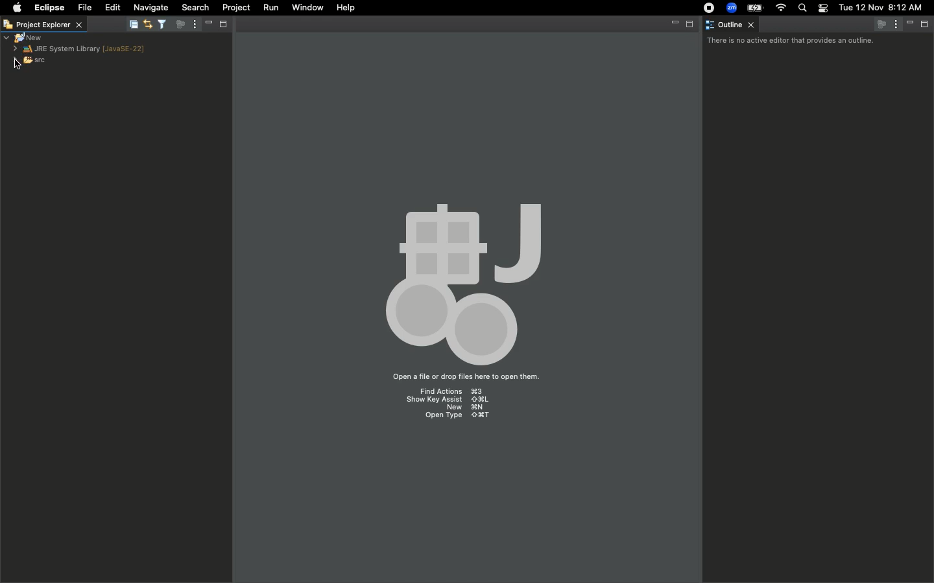 Image resolution: width=934 pixels, height=583 pixels. I want to click on Notification, so click(822, 8).